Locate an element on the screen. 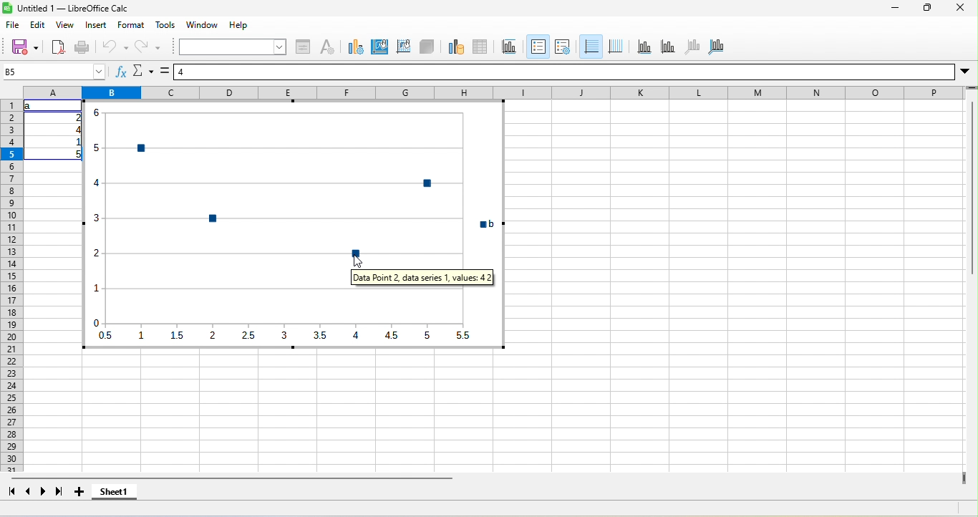 The image size is (978, 517). select chart element is located at coordinates (233, 47).